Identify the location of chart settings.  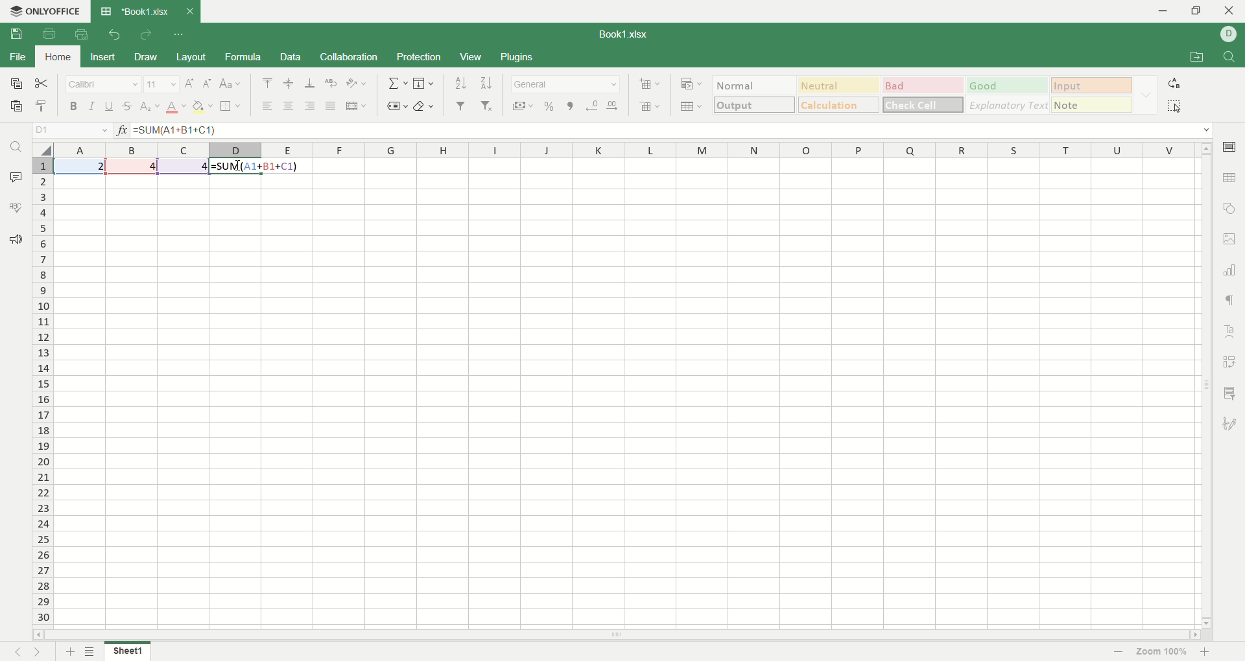
(1230, 270).